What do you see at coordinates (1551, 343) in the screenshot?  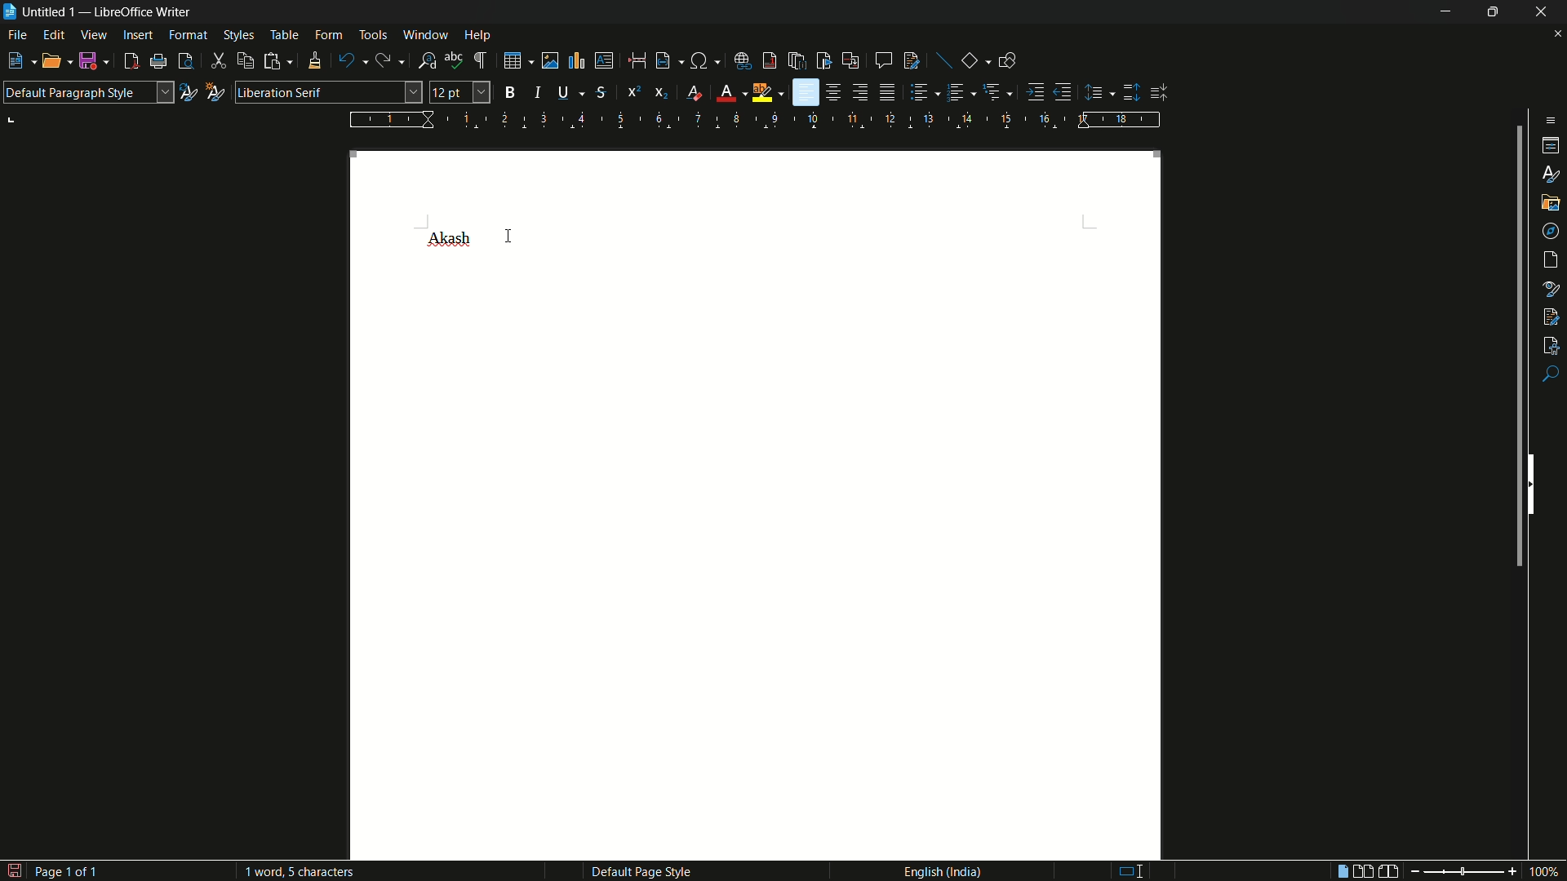 I see `accessibility check` at bounding box center [1551, 343].